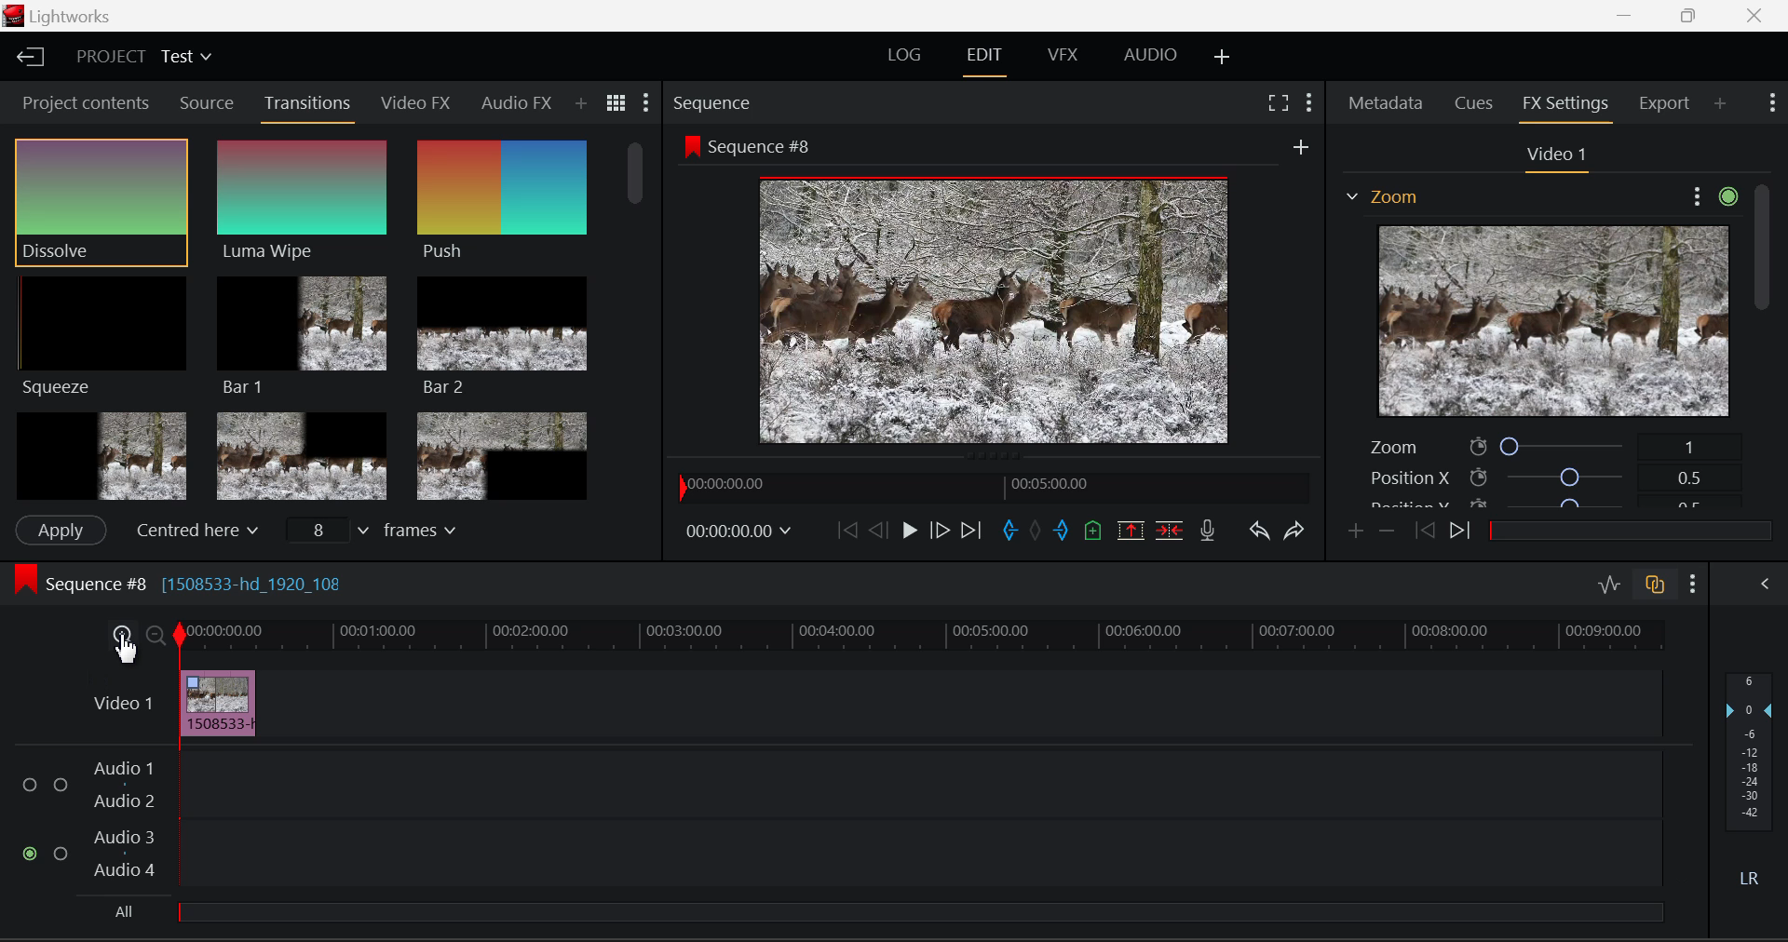 This screenshot has height=942, width=1788. Describe the element at coordinates (920, 637) in the screenshot. I see `Timeline Track` at that location.